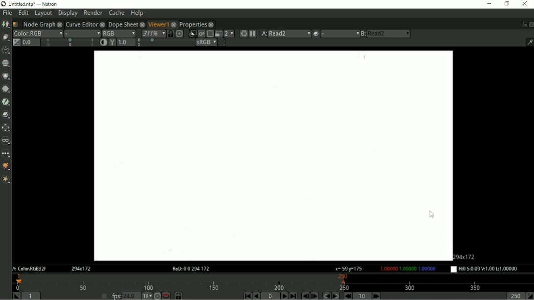 Image resolution: width=534 pixels, height=300 pixels. I want to click on Display, so click(67, 14).